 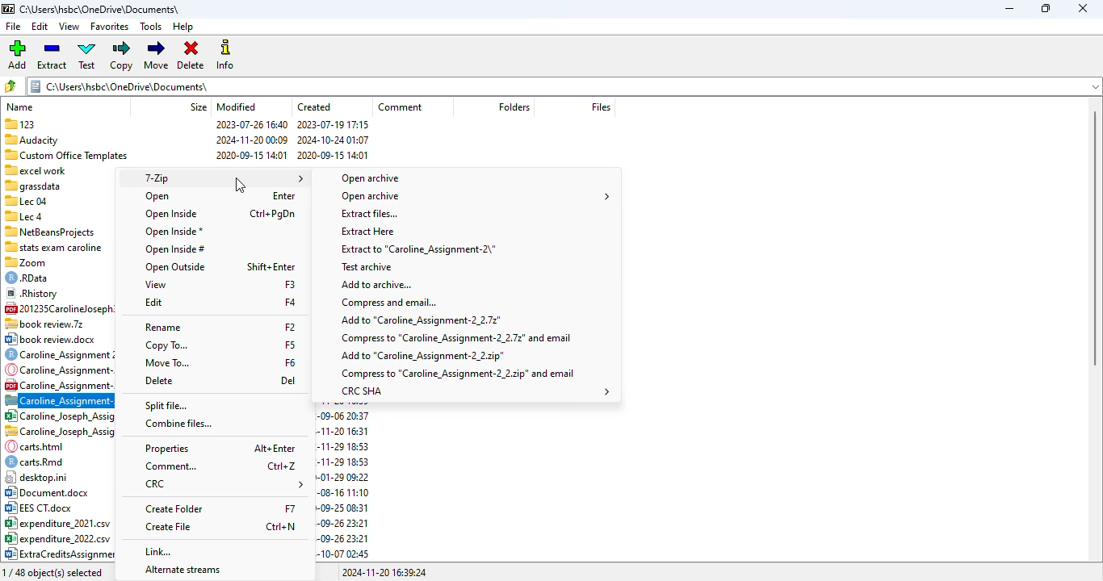 I want to click on B32 EES CT.doox 16886 2020-08-27 13:43 2020-09-25 08:31, so click(x=60, y=507).